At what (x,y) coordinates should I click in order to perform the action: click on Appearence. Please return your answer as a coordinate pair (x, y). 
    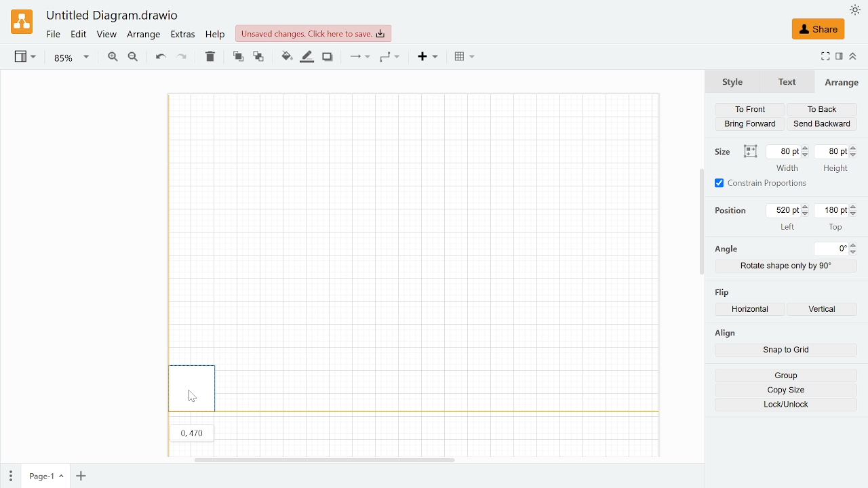
    Looking at the image, I should click on (855, 10).